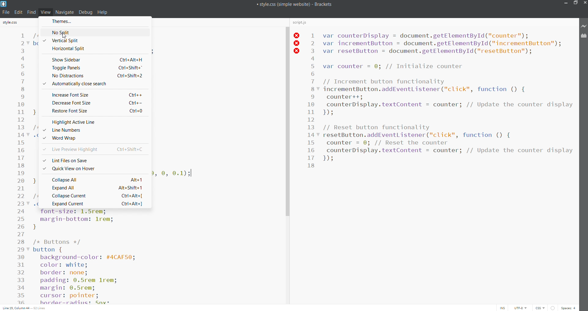  I want to click on title bar, so click(278, 4).